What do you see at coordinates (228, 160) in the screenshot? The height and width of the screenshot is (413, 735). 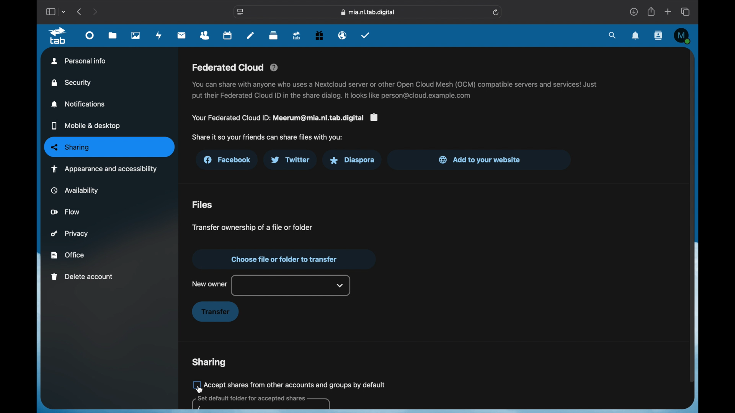 I see `facebook` at bounding box center [228, 160].